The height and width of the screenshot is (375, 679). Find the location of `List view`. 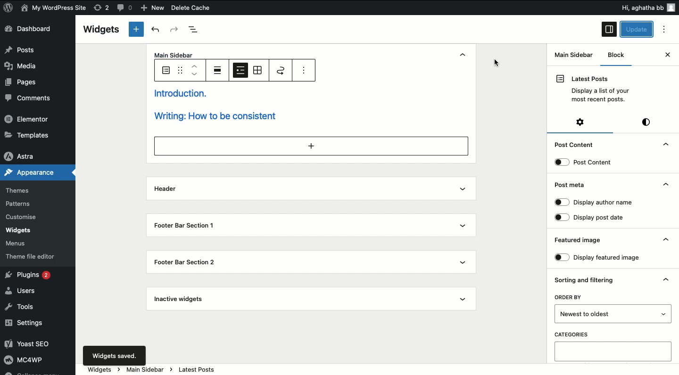

List view is located at coordinates (240, 70).